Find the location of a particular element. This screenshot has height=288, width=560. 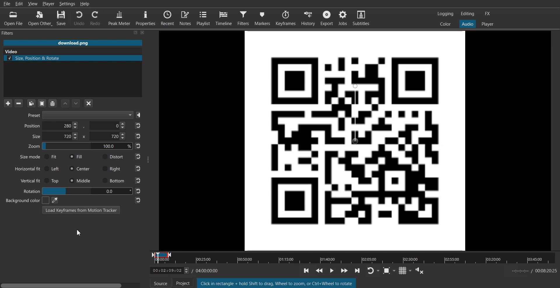

Fill is located at coordinates (76, 157).